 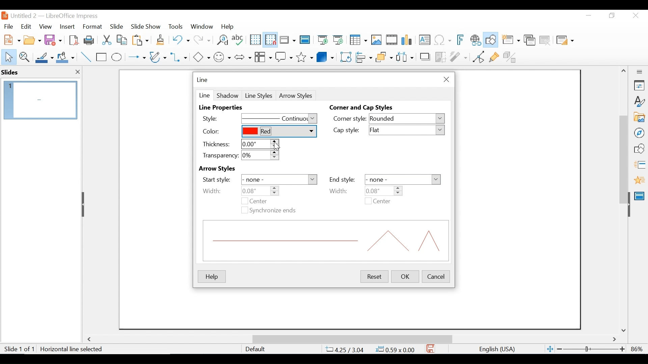 I want to click on Help, so click(x=229, y=26).